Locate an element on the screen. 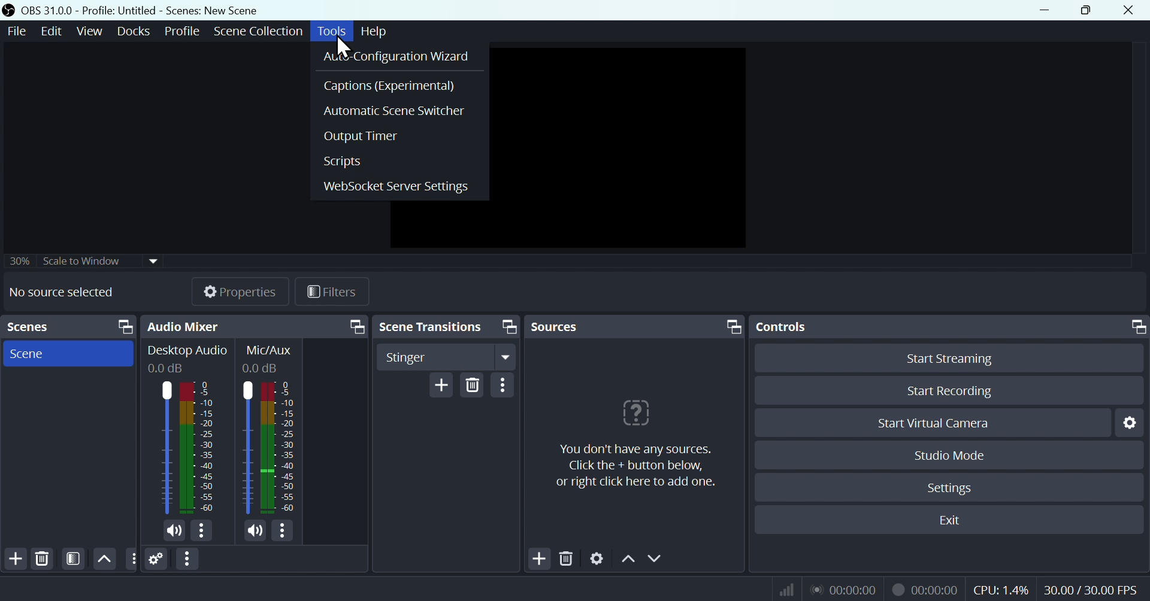 Image resolution: width=1150 pixels, height=601 pixels. Settings is located at coordinates (948, 486).